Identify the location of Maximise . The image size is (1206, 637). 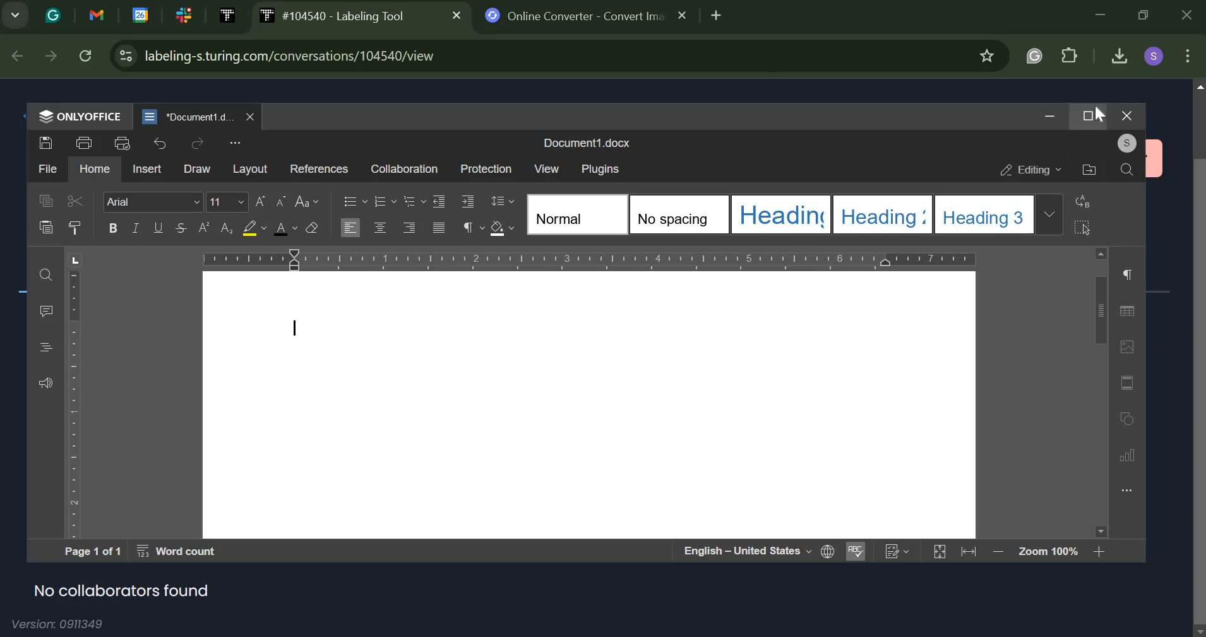
(1146, 15).